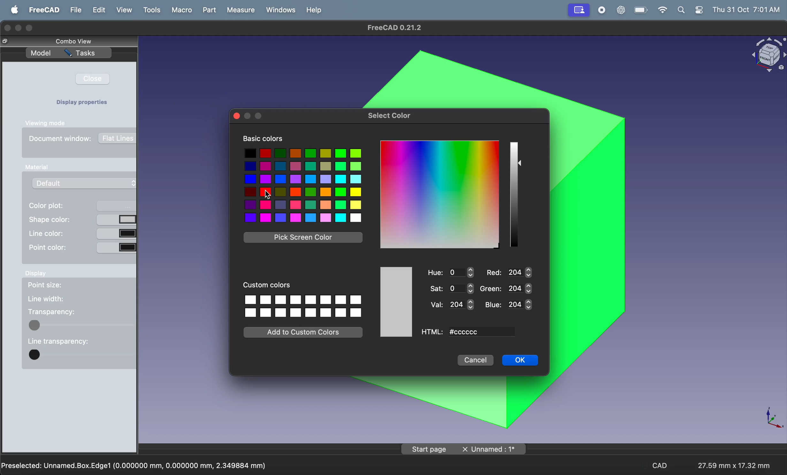  Describe the element at coordinates (303, 306) in the screenshot. I see `option` at that location.